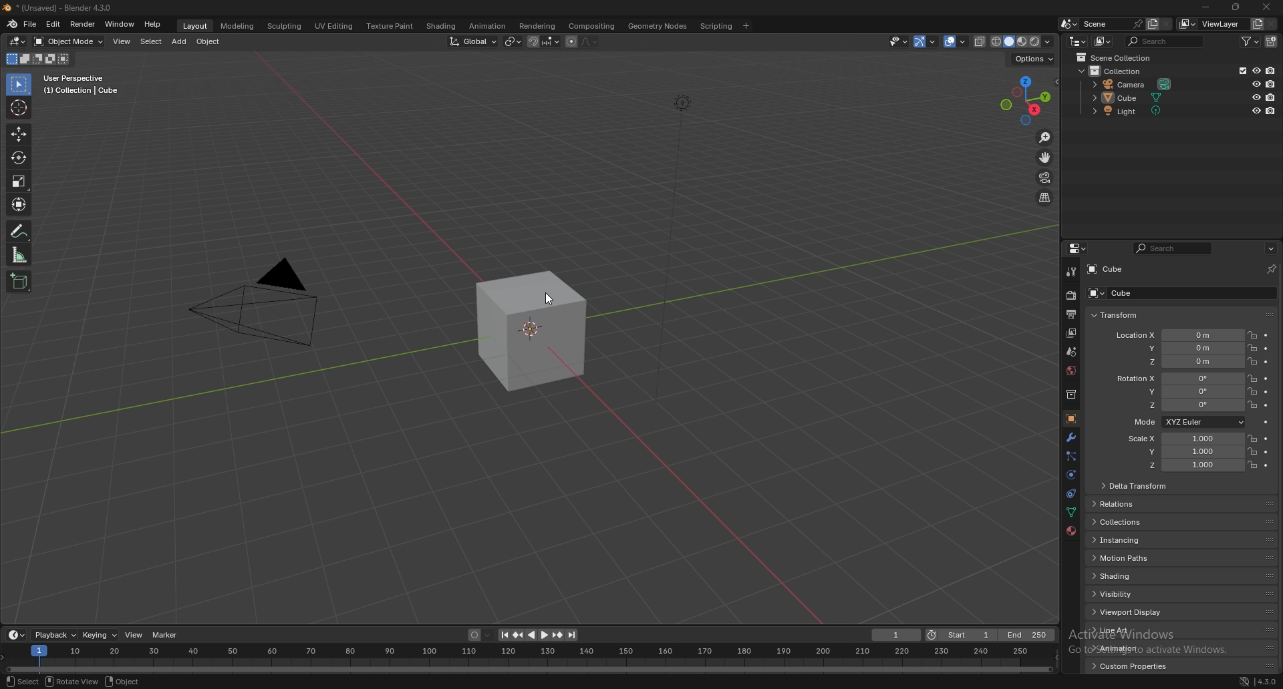 The height and width of the screenshot is (689, 1283). Describe the element at coordinates (1266, 393) in the screenshot. I see `animate property` at that location.